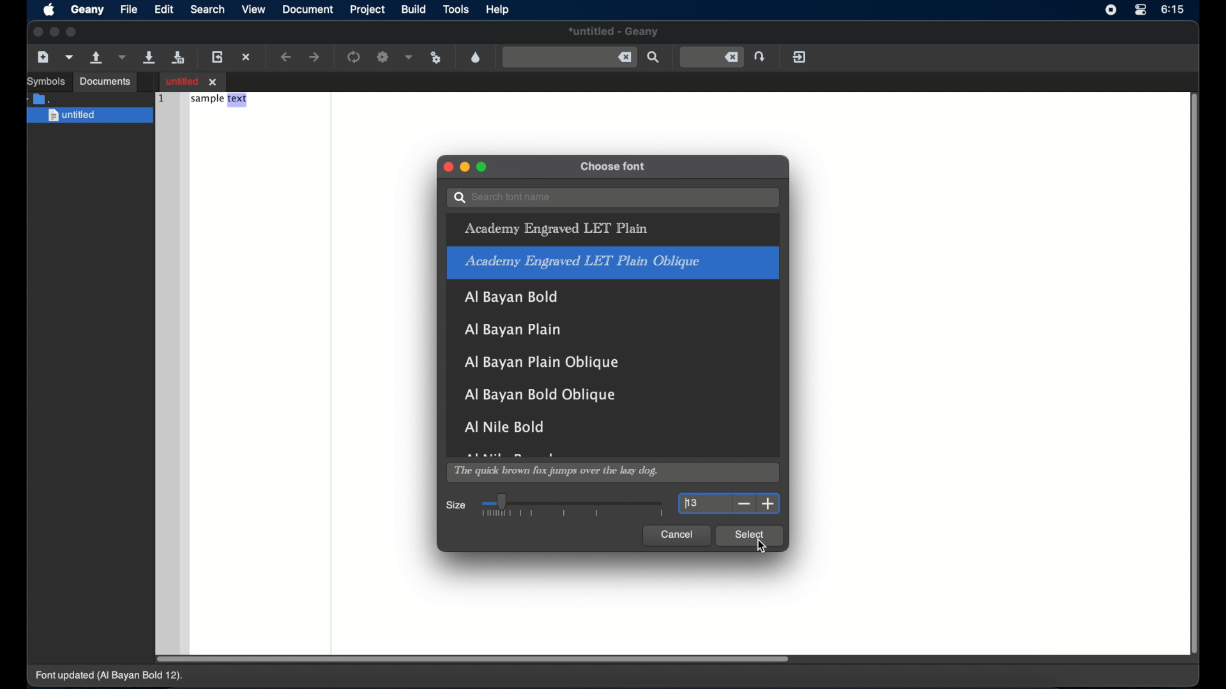  Describe the element at coordinates (457, 10) in the screenshot. I see `tools` at that location.